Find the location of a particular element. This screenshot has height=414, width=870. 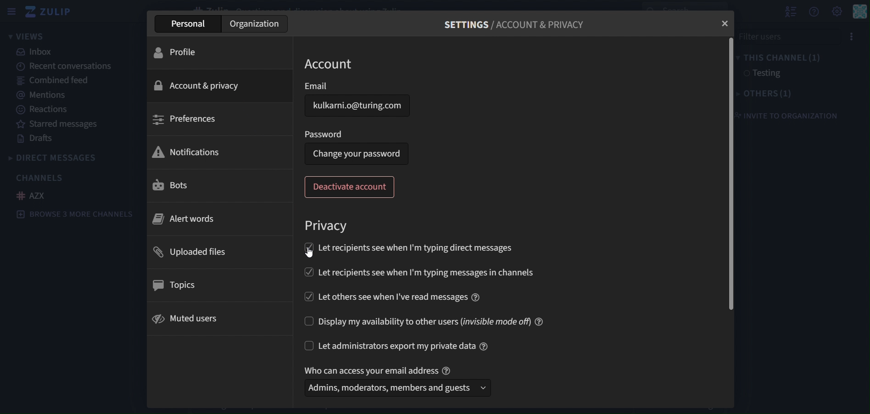

mentions is located at coordinates (43, 95).